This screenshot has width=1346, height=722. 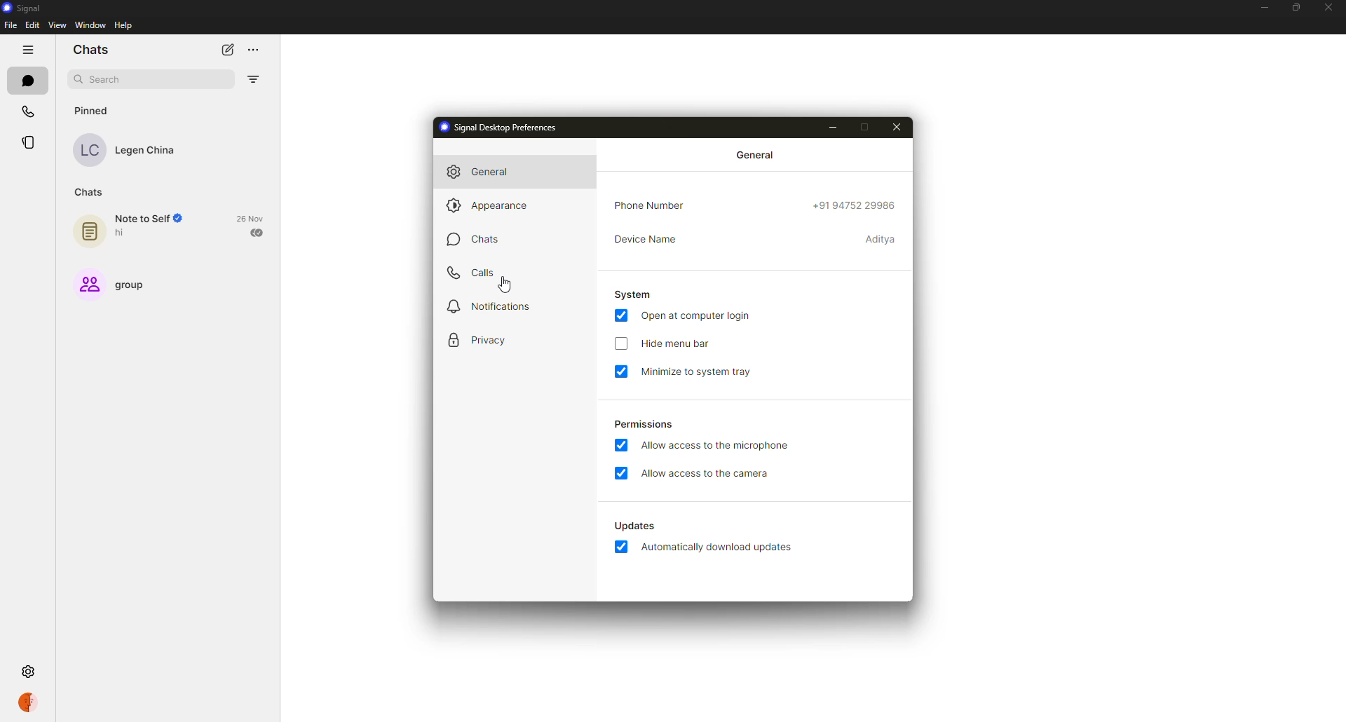 What do you see at coordinates (897, 126) in the screenshot?
I see `close` at bounding box center [897, 126].